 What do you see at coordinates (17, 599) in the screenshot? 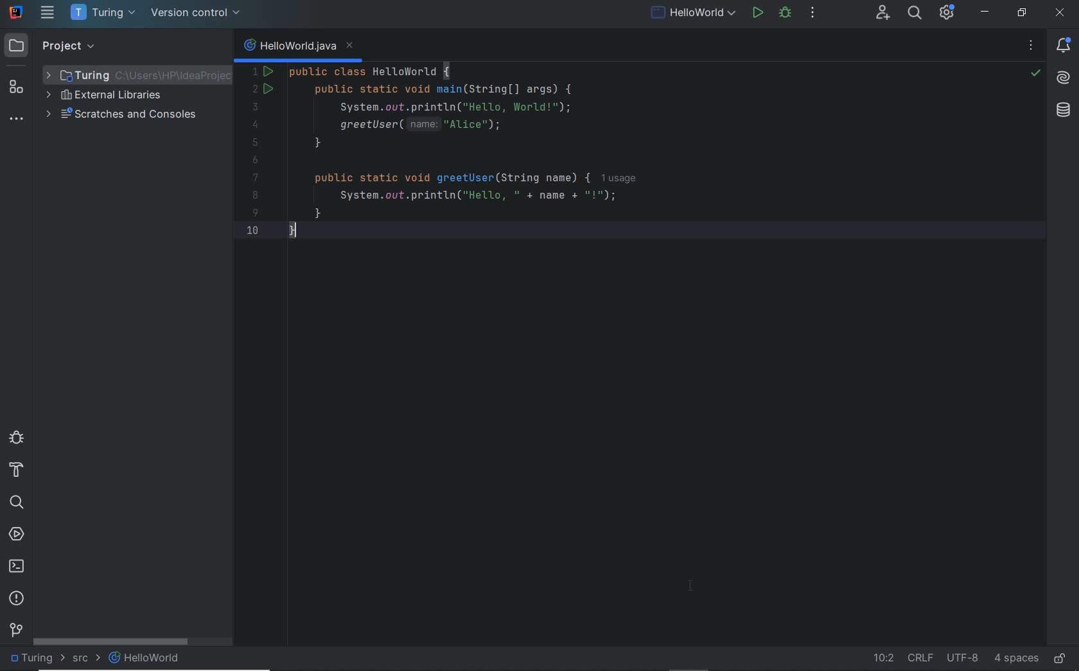
I see `problems` at bounding box center [17, 599].